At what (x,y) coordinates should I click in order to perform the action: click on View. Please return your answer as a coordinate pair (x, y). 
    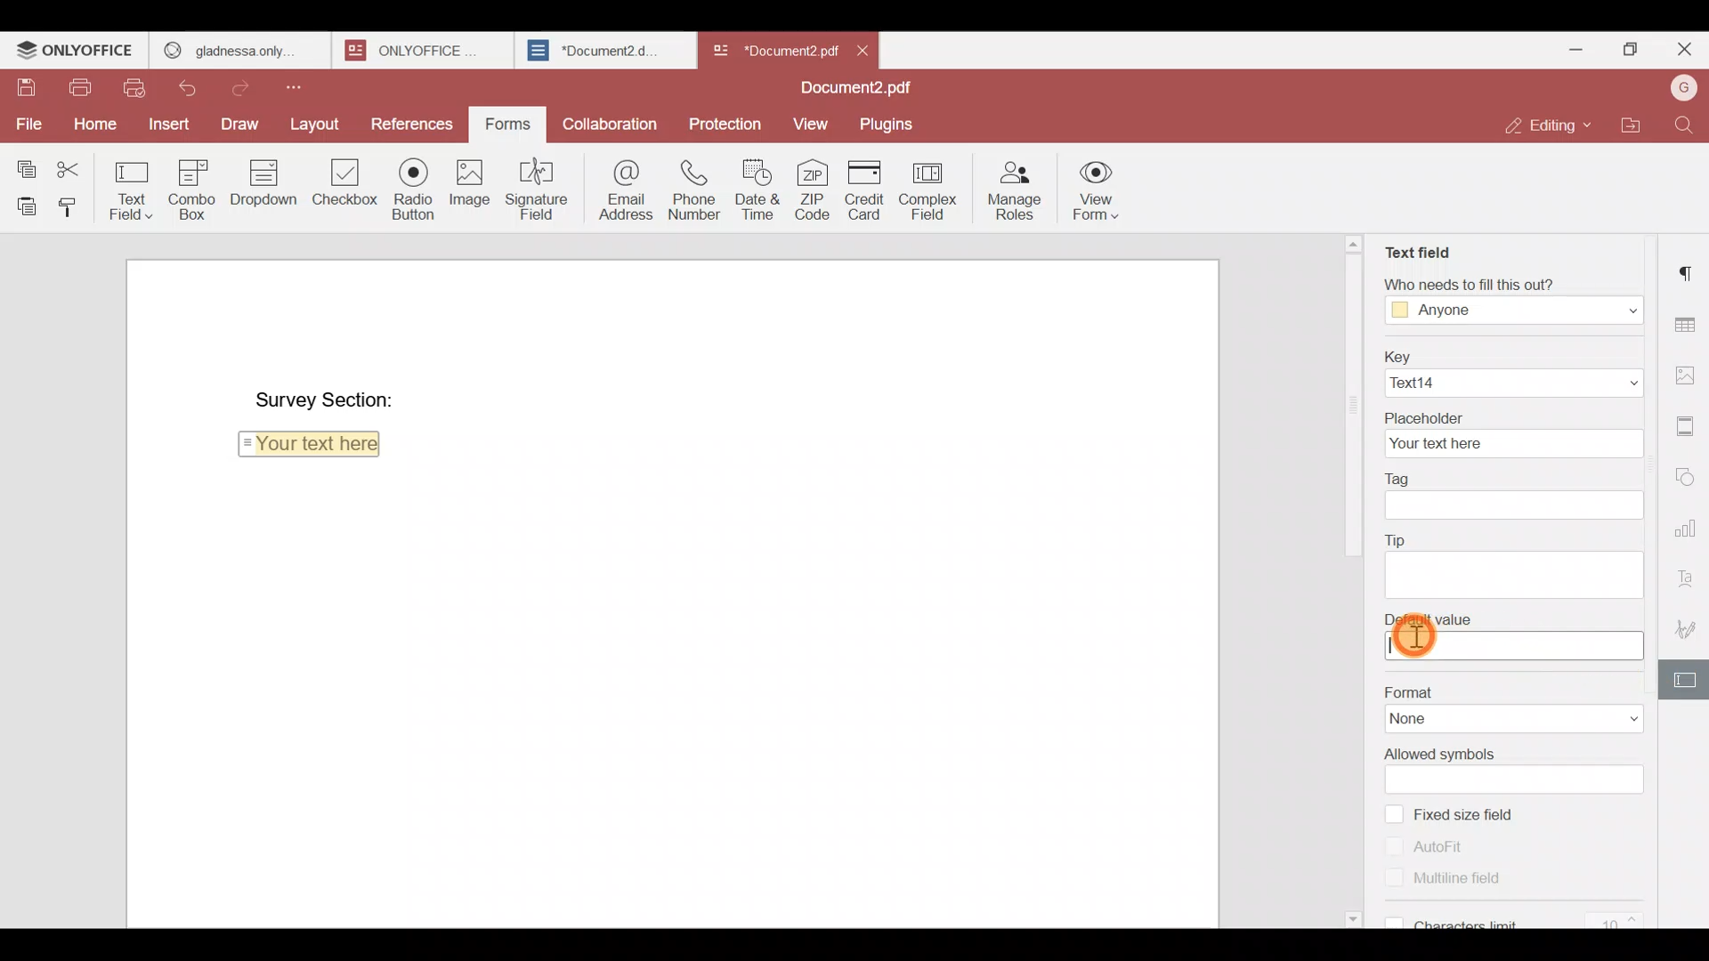
    Looking at the image, I should click on (806, 122).